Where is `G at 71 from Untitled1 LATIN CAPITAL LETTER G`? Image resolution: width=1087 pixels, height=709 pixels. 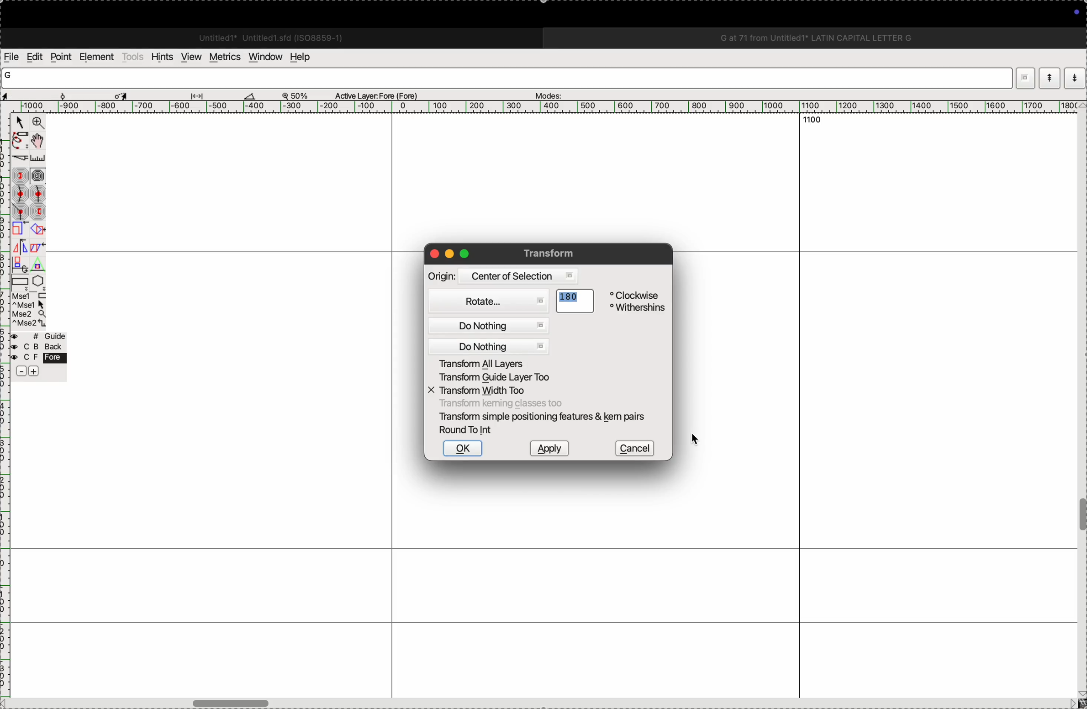
G at 71 from Untitled1 LATIN CAPITAL LETTER G is located at coordinates (813, 37).